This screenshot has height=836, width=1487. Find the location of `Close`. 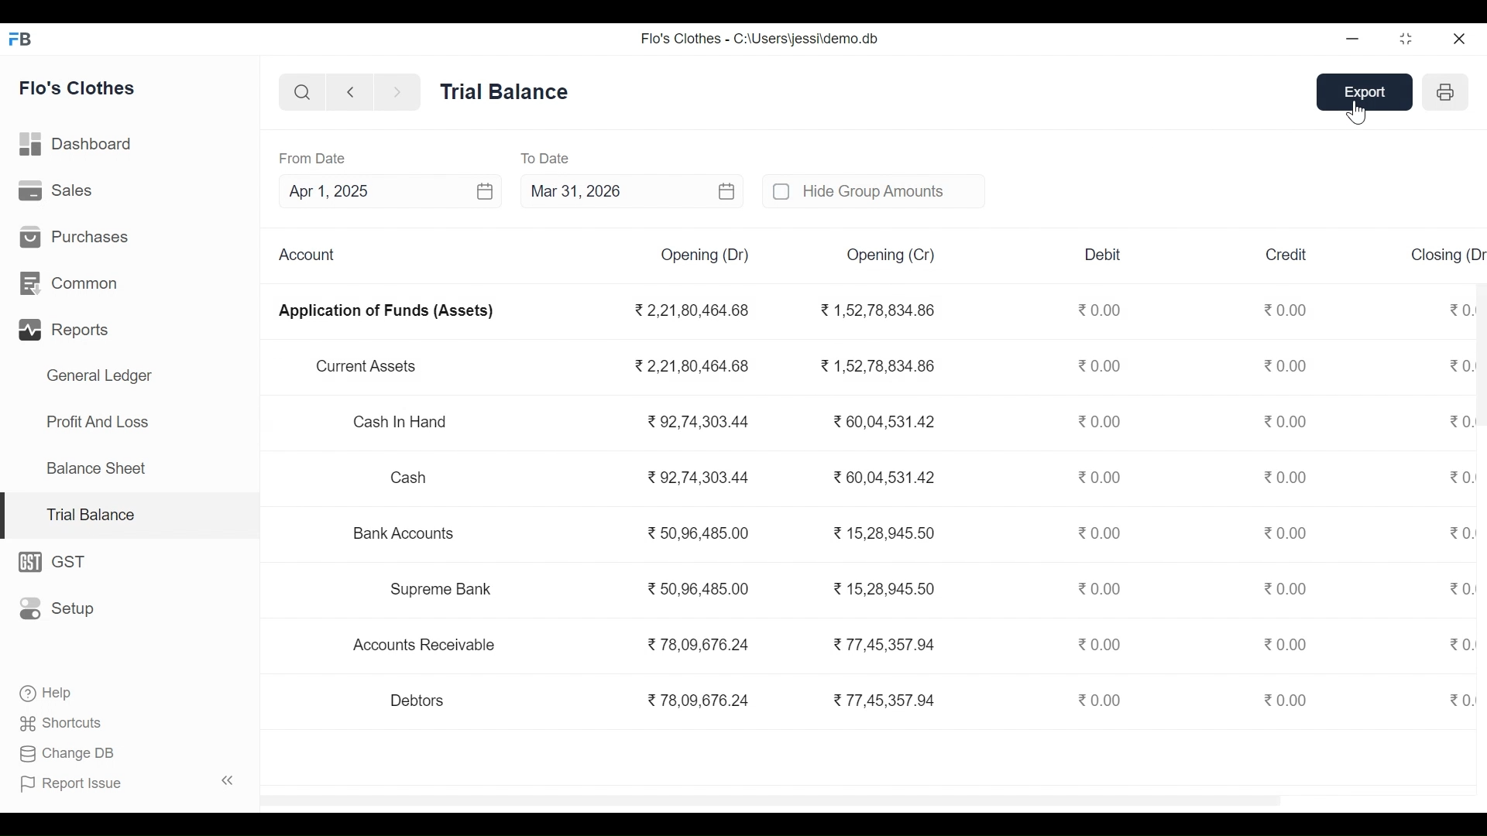

Close is located at coordinates (1458, 38).